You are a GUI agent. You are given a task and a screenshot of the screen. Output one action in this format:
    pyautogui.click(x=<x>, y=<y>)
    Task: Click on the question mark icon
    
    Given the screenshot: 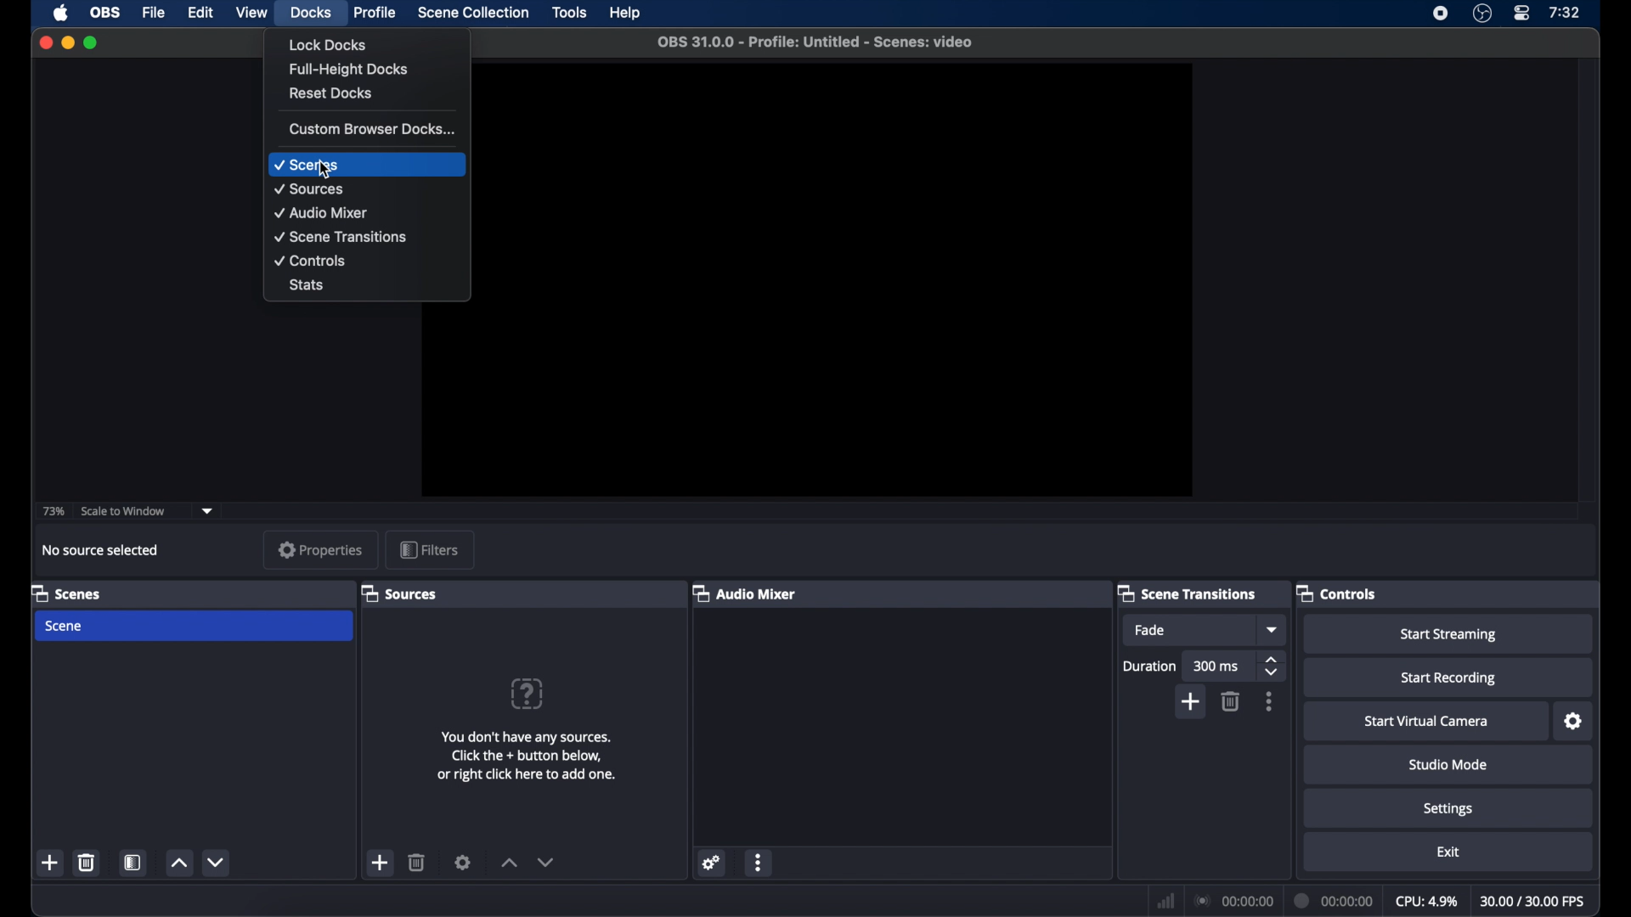 What is the action you would take?
    pyautogui.click(x=528, y=693)
    